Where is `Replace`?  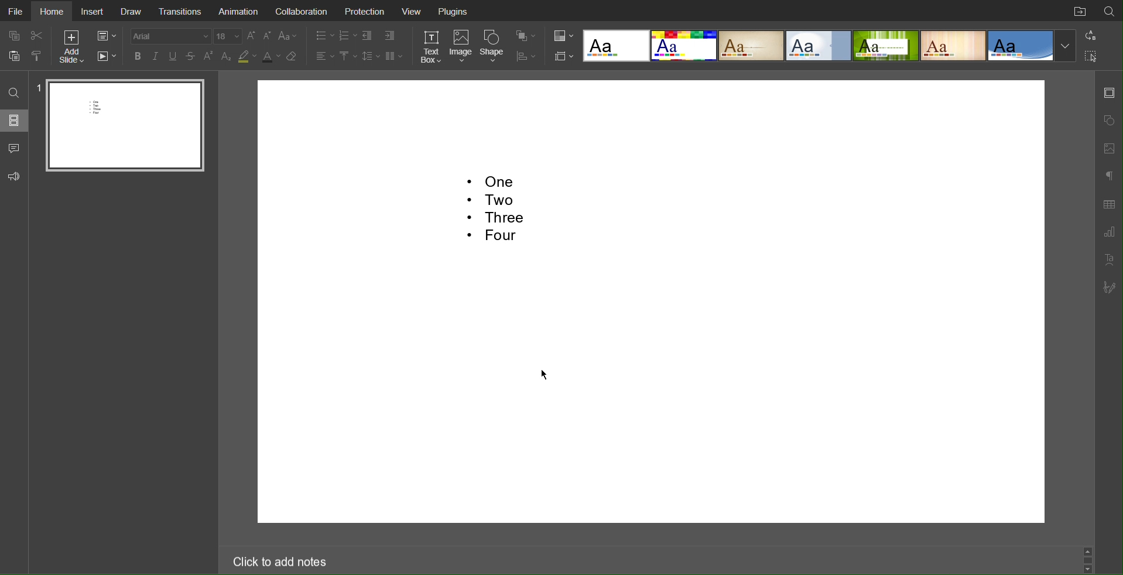 Replace is located at coordinates (1088, 36).